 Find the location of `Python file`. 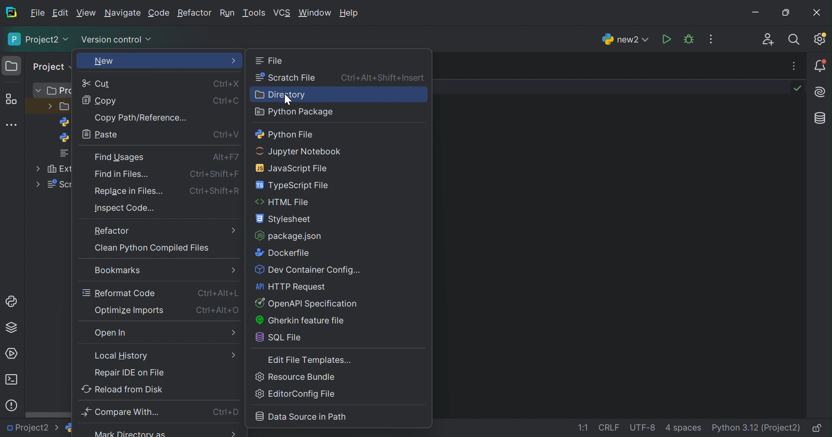

Python file is located at coordinates (285, 134).